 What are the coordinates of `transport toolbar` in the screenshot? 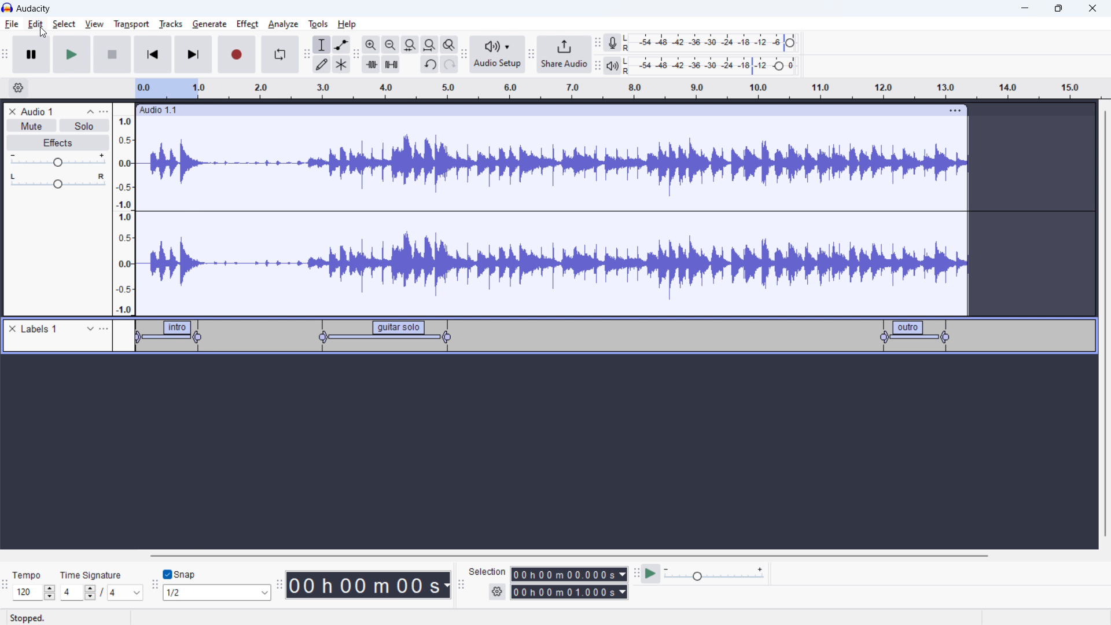 It's located at (6, 56).